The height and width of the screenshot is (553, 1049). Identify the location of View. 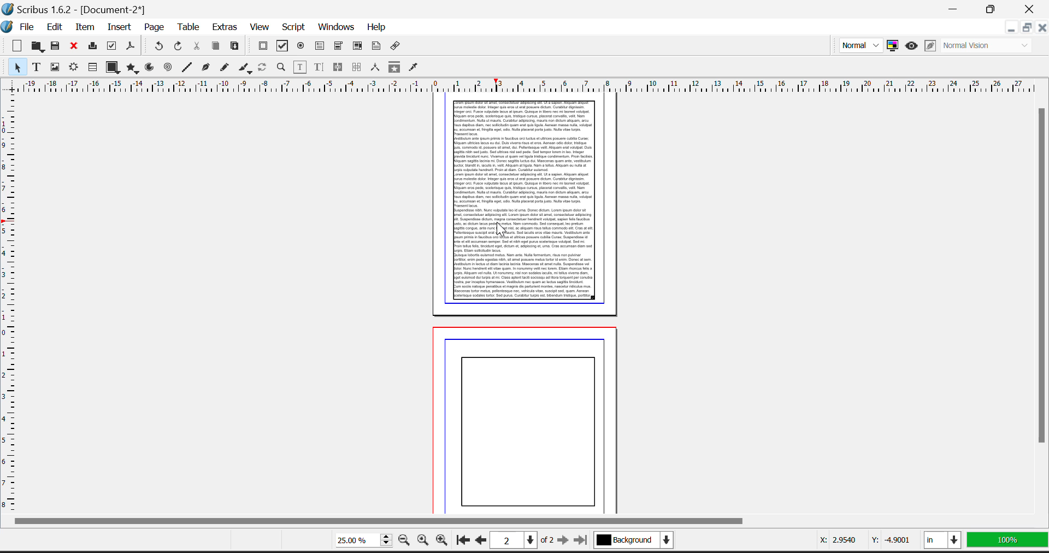
(260, 28).